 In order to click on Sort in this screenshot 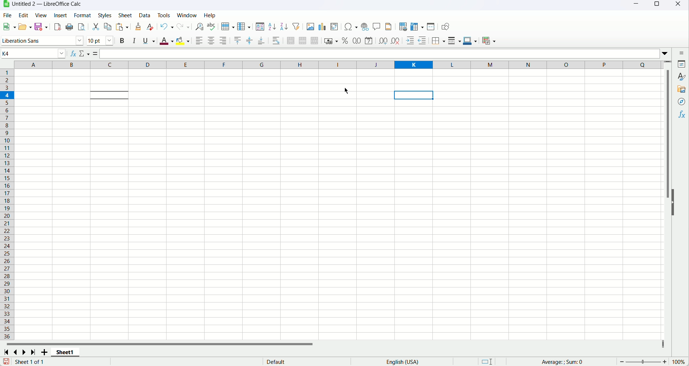, I will do `click(260, 27)`.